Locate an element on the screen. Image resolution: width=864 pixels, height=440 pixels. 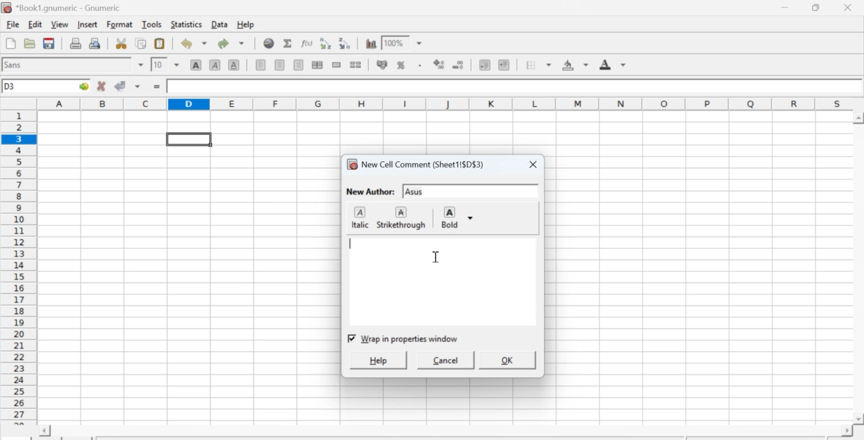
Print is located at coordinates (74, 43).